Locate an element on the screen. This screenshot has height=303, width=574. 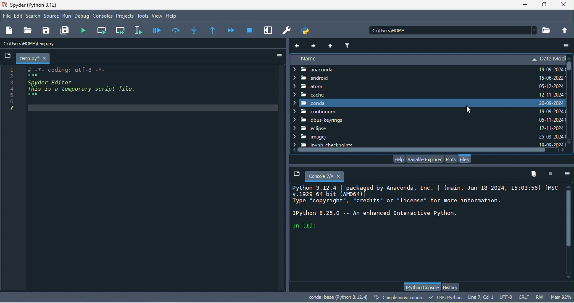
spyder (python 3.12) is located at coordinates (37, 5).